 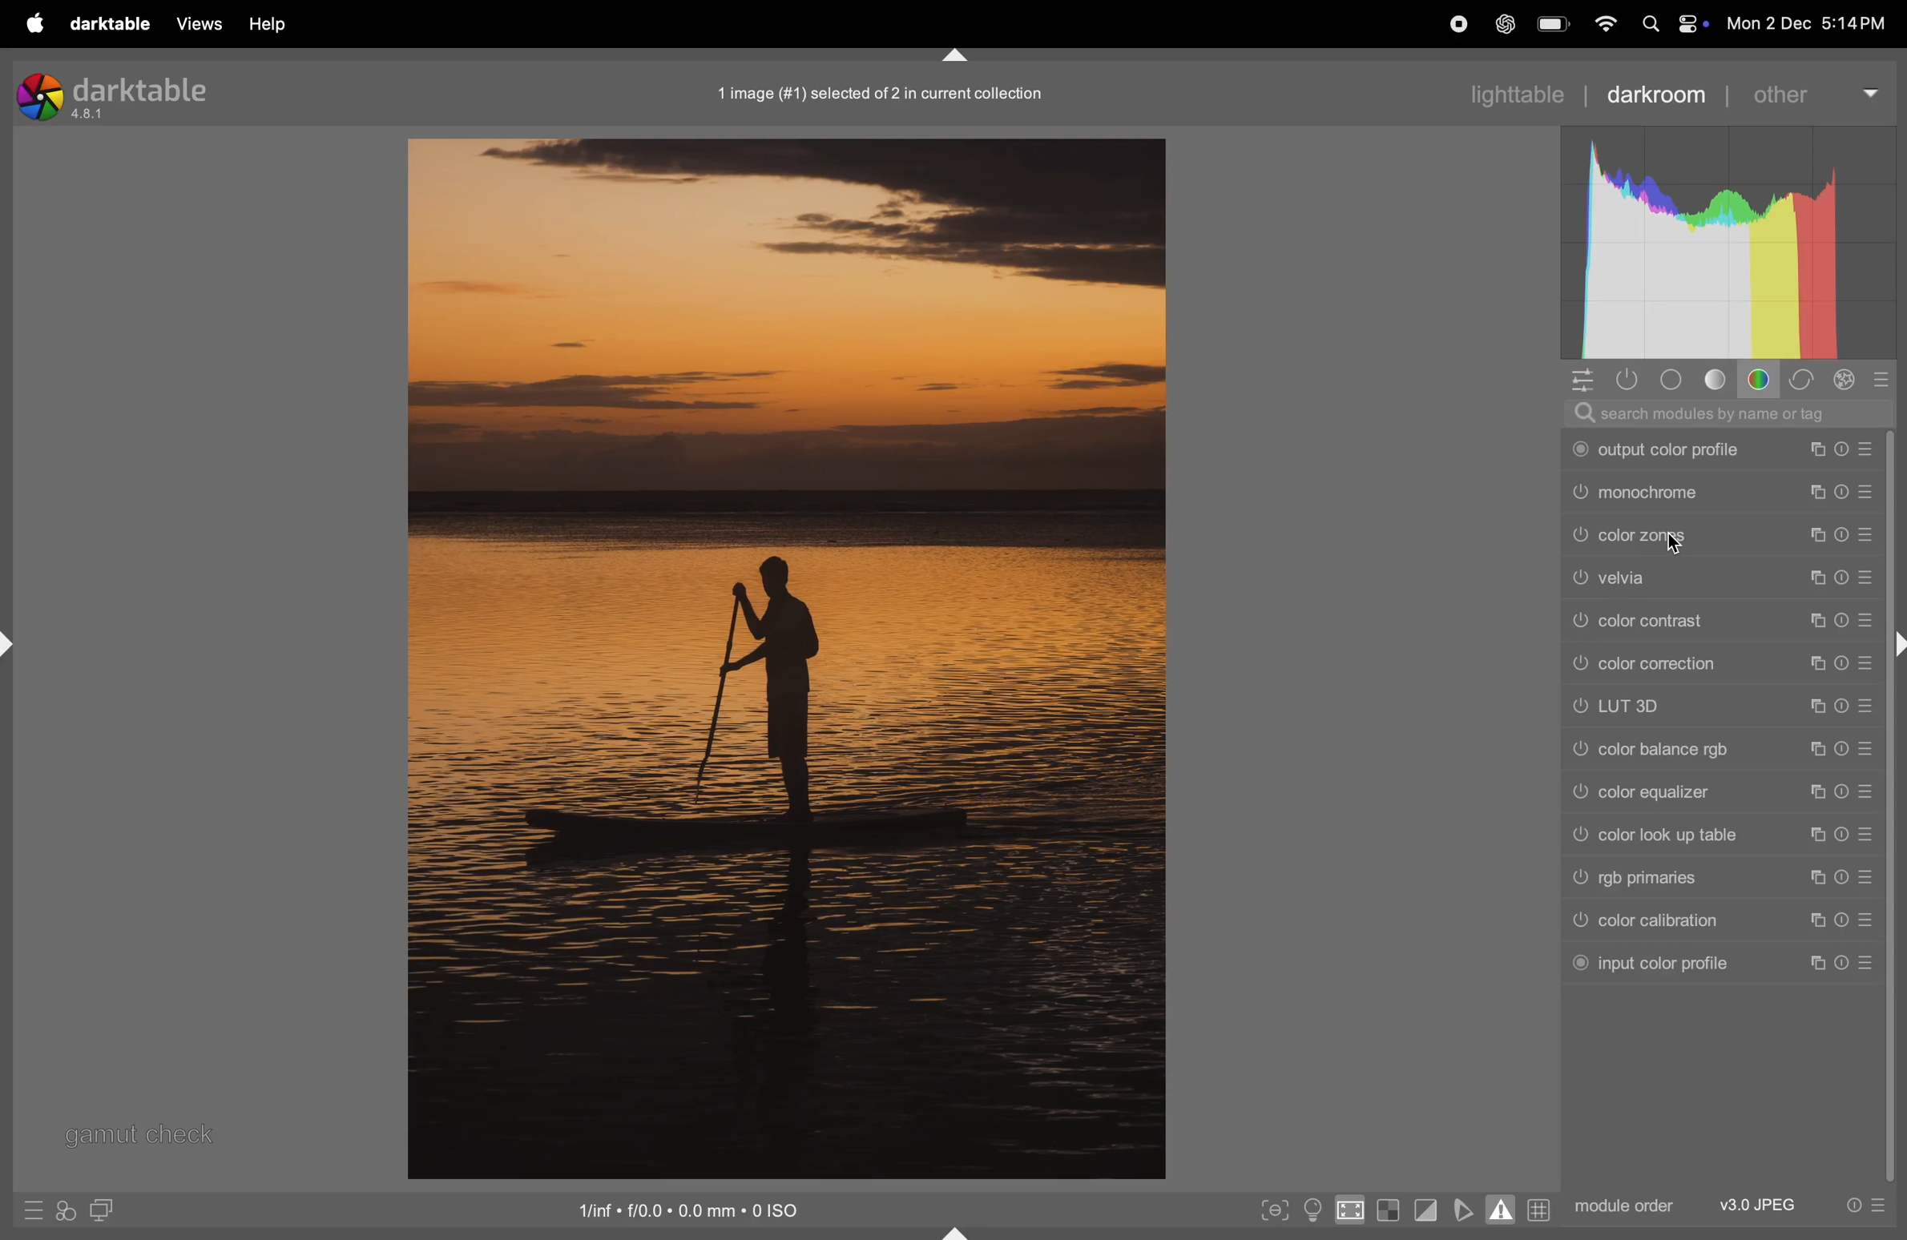 What do you see at coordinates (1668, 578) in the screenshot?
I see `velvia` at bounding box center [1668, 578].